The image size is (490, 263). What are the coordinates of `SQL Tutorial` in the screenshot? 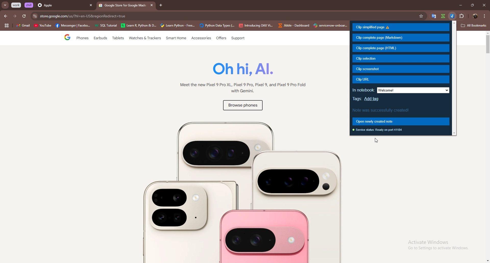 It's located at (107, 26).